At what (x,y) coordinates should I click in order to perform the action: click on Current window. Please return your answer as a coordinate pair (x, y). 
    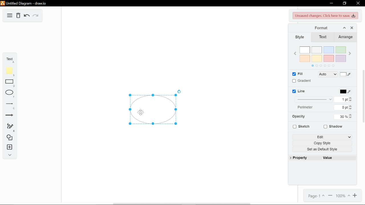
    Looking at the image, I should click on (34, 3).